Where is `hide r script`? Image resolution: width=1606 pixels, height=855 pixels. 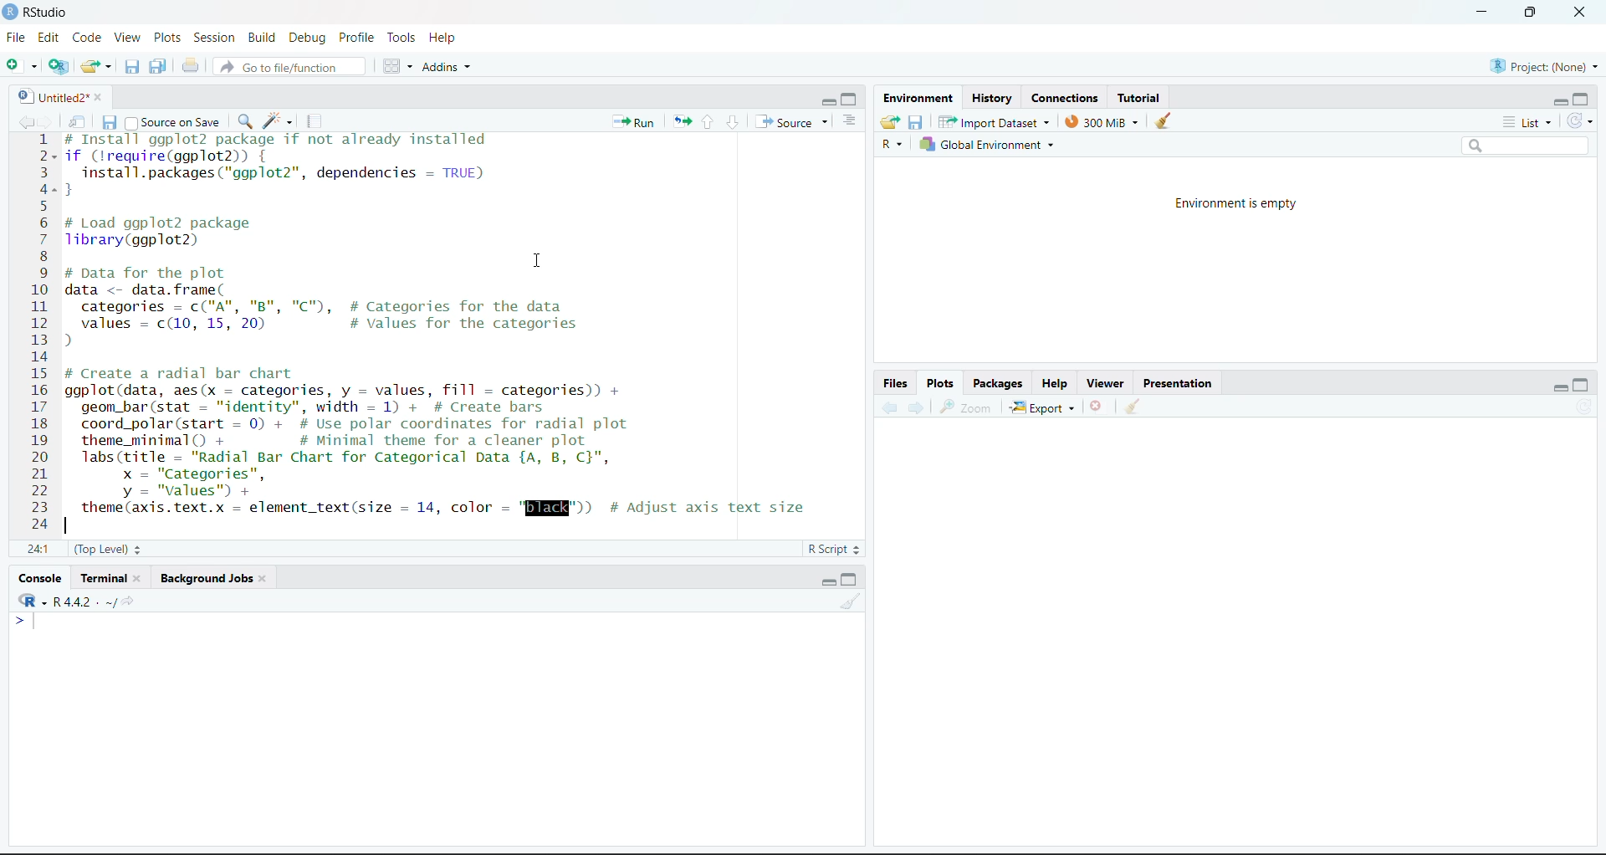
hide r script is located at coordinates (822, 101).